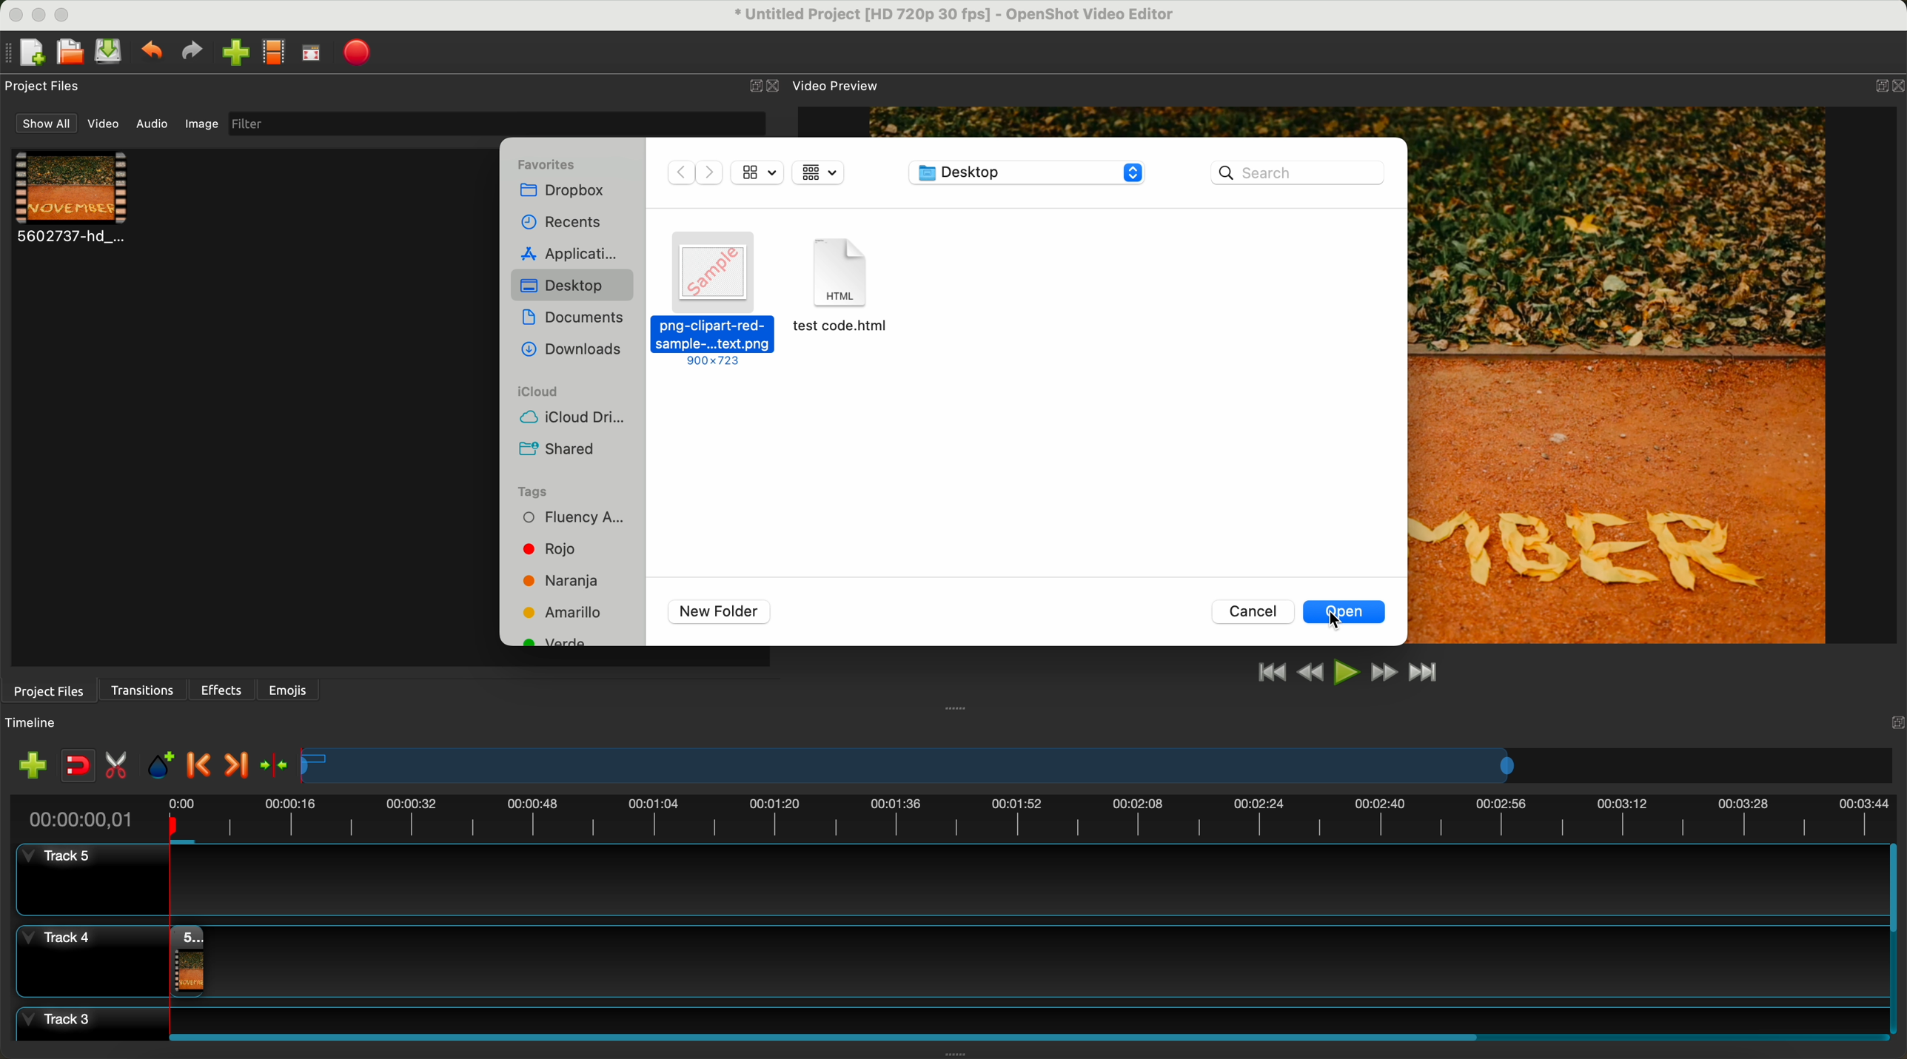  Describe the element at coordinates (563, 222) in the screenshot. I see `recents` at that location.